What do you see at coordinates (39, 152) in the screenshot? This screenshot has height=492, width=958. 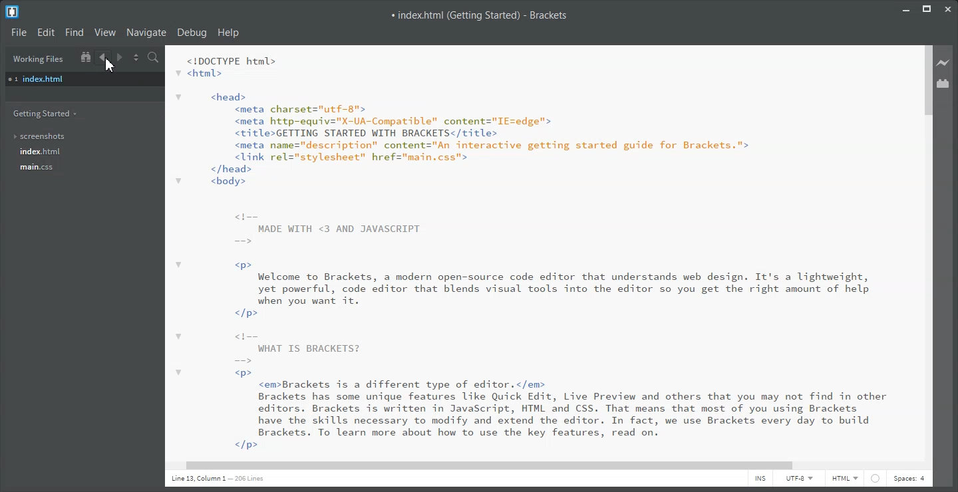 I see `index.html` at bounding box center [39, 152].